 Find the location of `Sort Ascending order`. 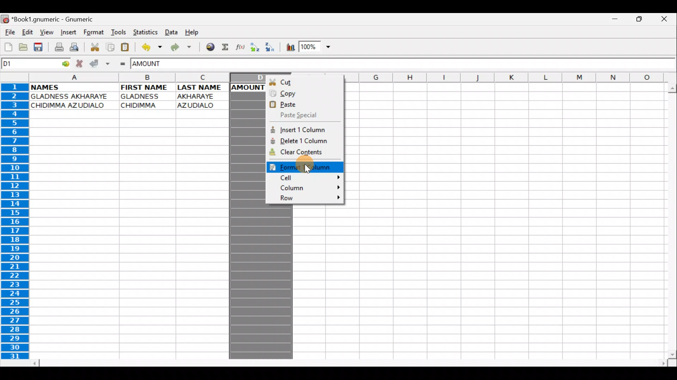

Sort Ascending order is located at coordinates (256, 47).